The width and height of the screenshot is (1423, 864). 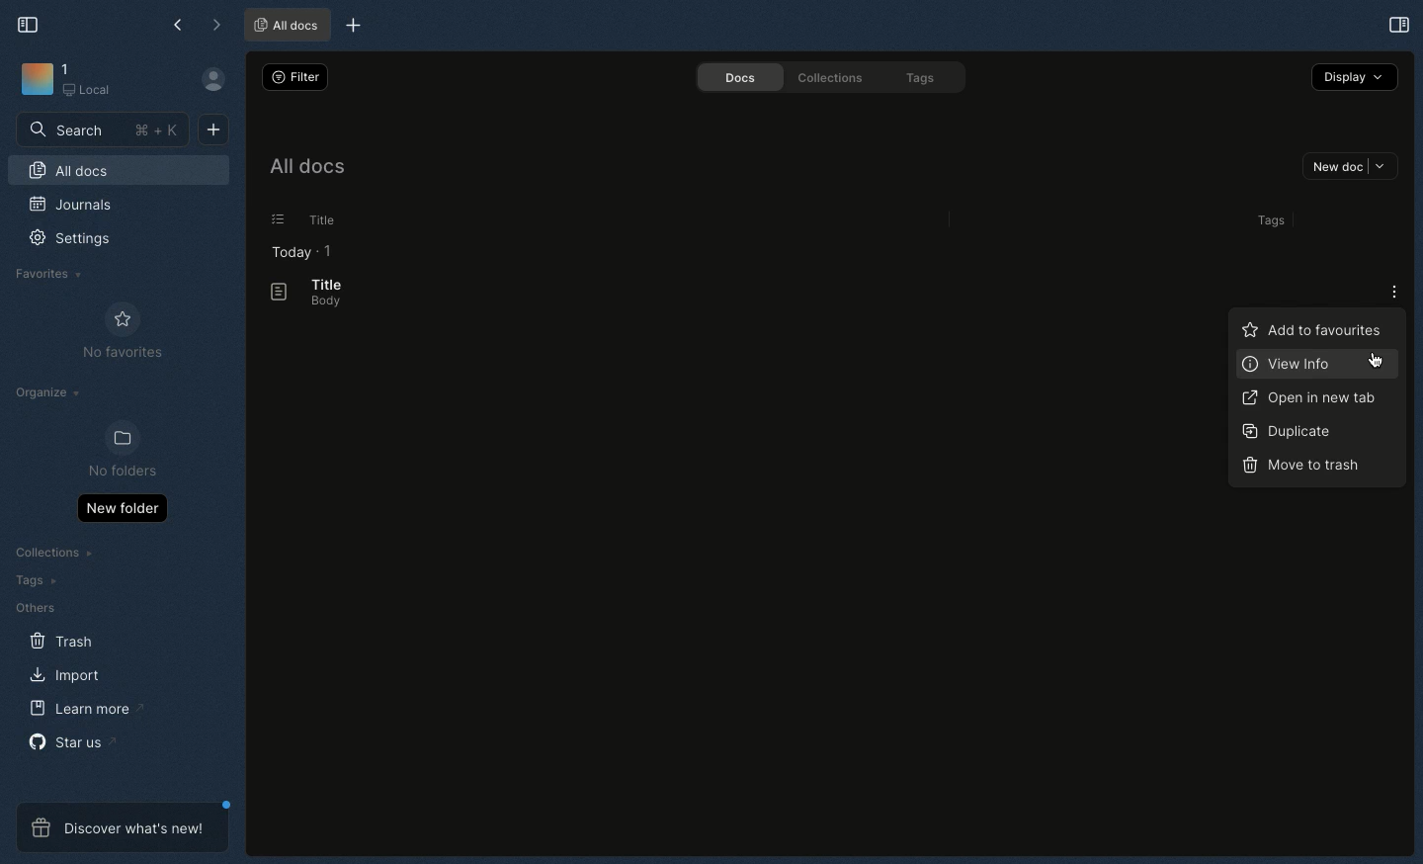 What do you see at coordinates (285, 26) in the screenshot?
I see `All docs` at bounding box center [285, 26].